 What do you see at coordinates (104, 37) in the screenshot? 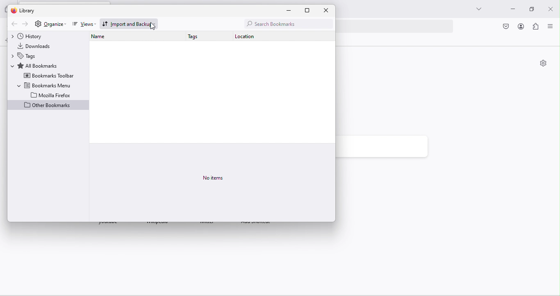
I see `name` at bounding box center [104, 37].